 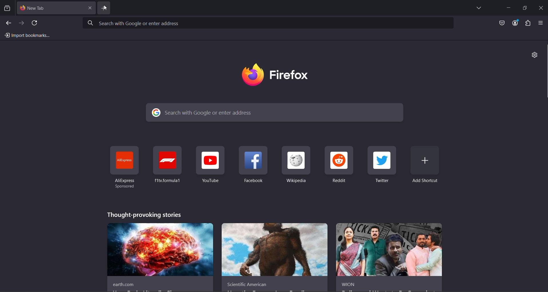 What do you see at coordinates (542, 8) in the screenshot?
I see `close ` at bounding box center [542, 8].